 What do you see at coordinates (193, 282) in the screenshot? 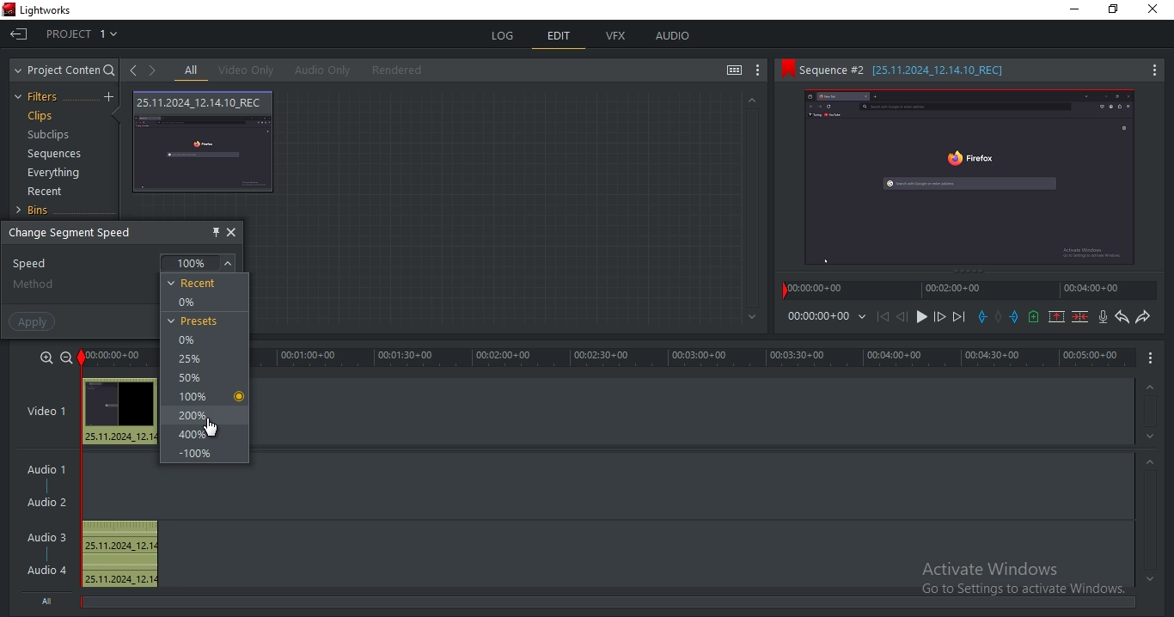
I see `recent` at bounding box center [193, 282].